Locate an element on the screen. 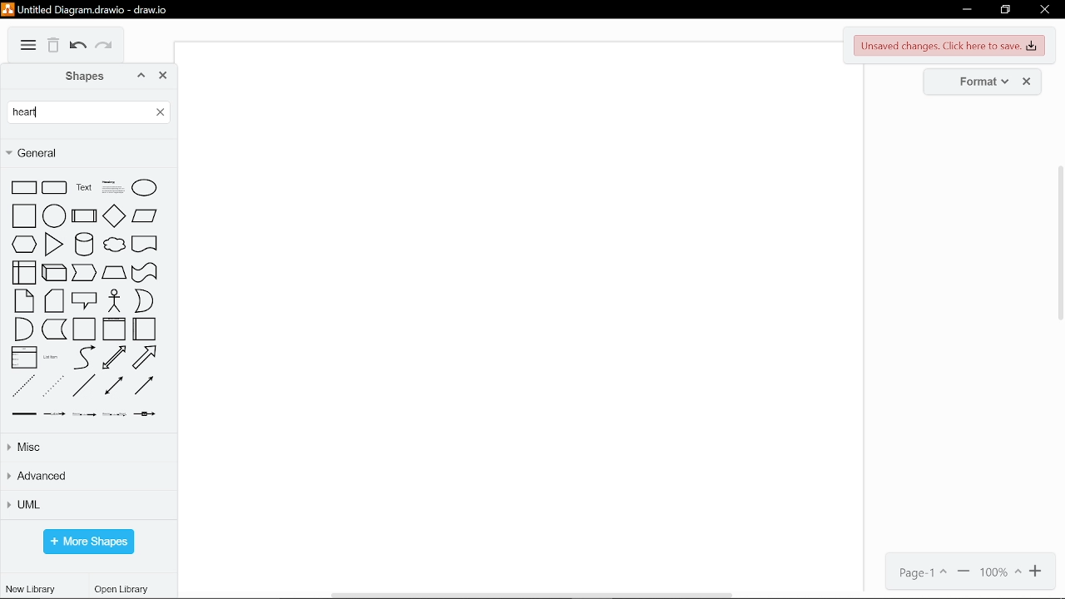 This screenshot has width=1065, height=599. rectangle is located at coordinates (23, 188).